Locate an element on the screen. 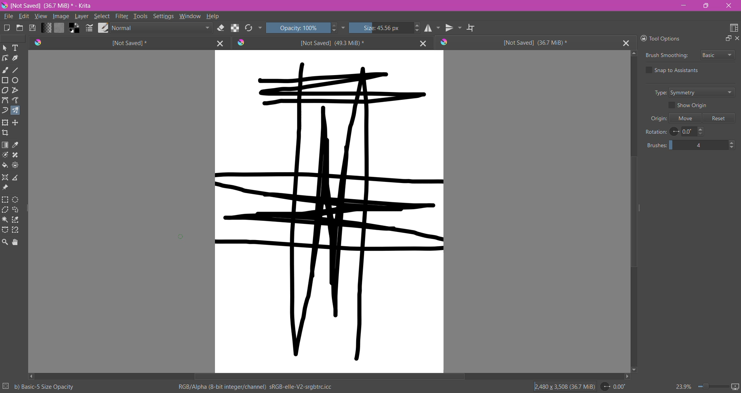 This screenshot has width=741, height=393. Set Opacity of the Brush is located at coordinates (297, 29).